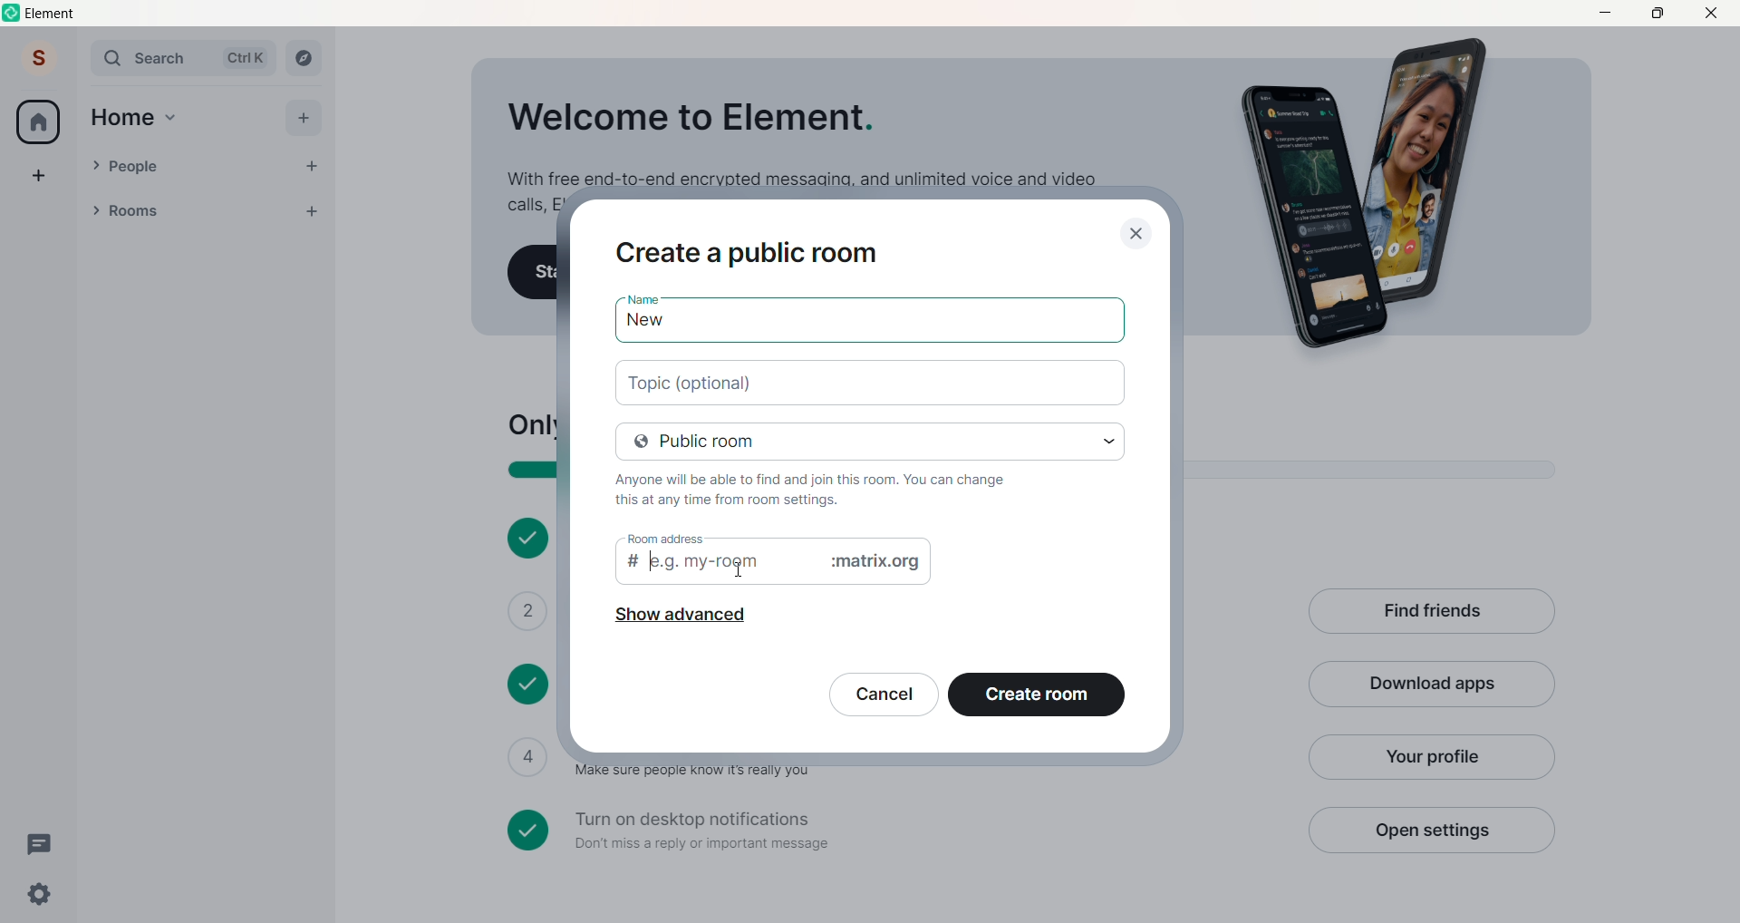 The height and width of the screenshot is (923, 1740). Describe the element at coordinates (275, 211) in the screenshot. I see `List options` at that location.